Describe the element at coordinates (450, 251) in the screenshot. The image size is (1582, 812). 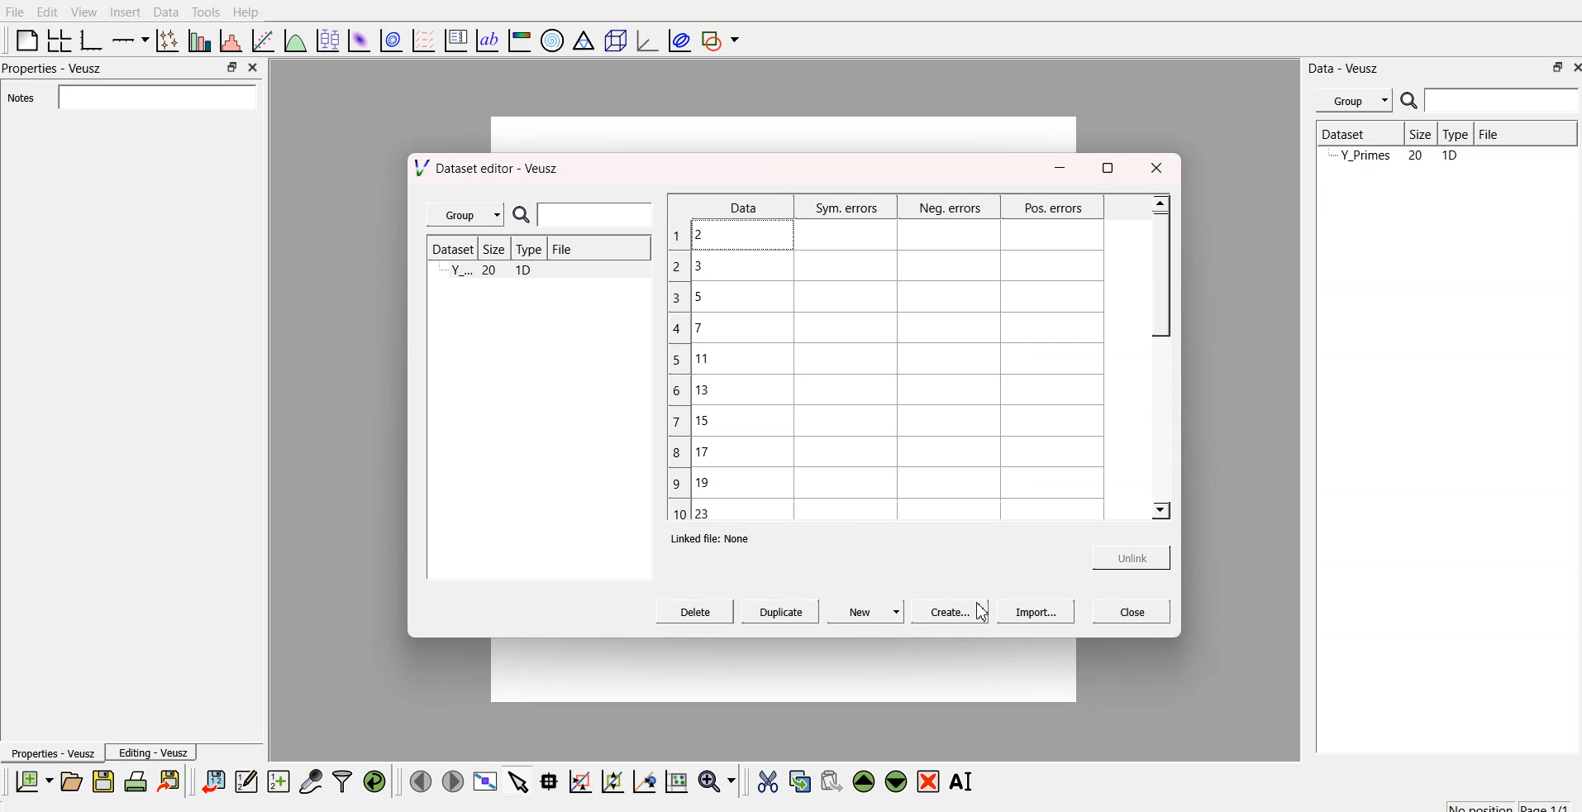
I see `Dataset` at that location.